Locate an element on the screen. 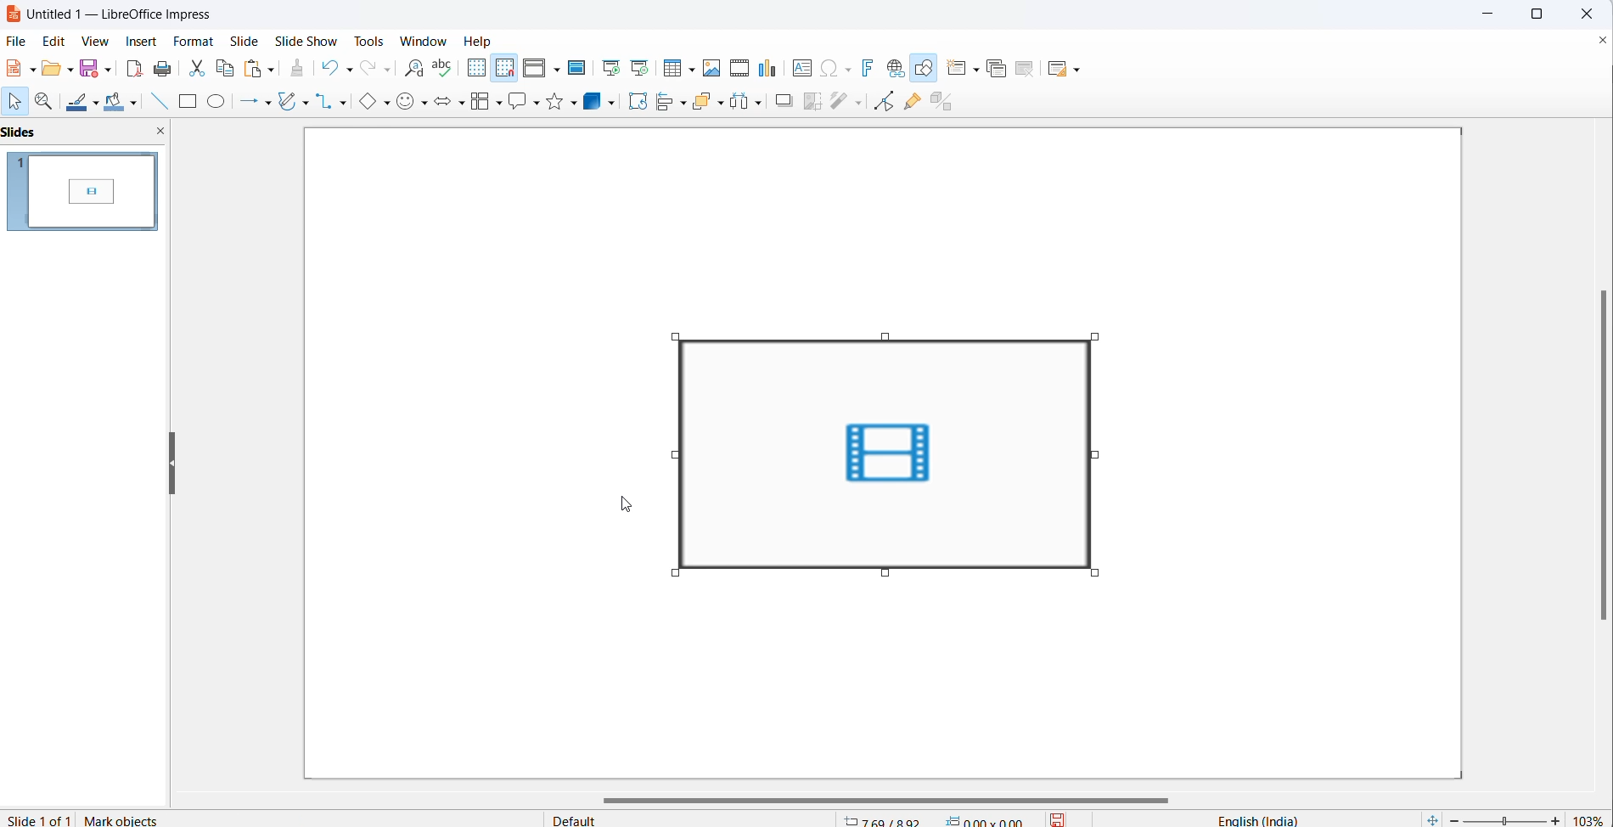  save is located at coordinates (1056, 818).